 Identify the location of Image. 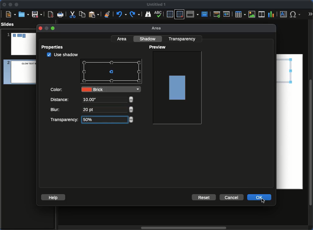
(178, 87).